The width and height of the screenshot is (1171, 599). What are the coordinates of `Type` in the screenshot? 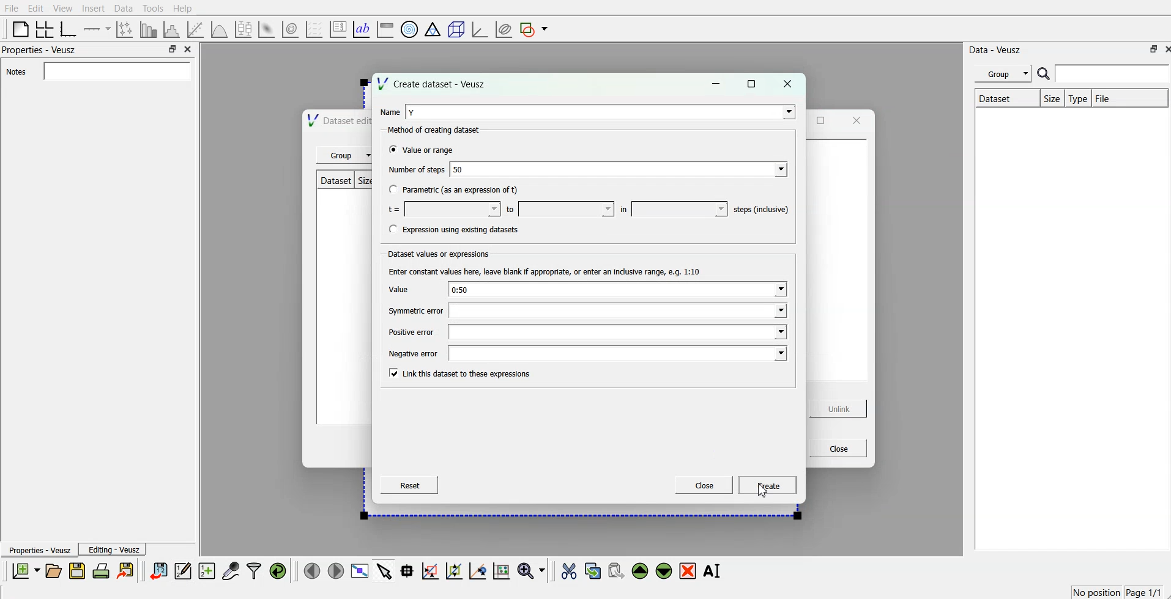 It's located at (1077, 98).